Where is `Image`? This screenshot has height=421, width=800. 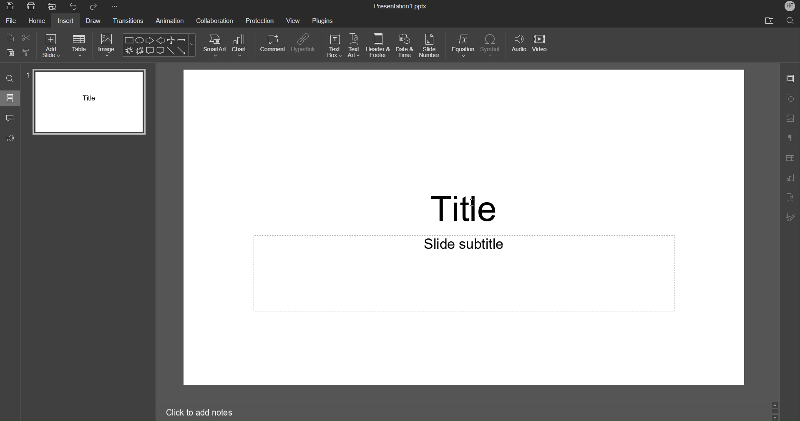
Image is located at coordinates (106, 45).